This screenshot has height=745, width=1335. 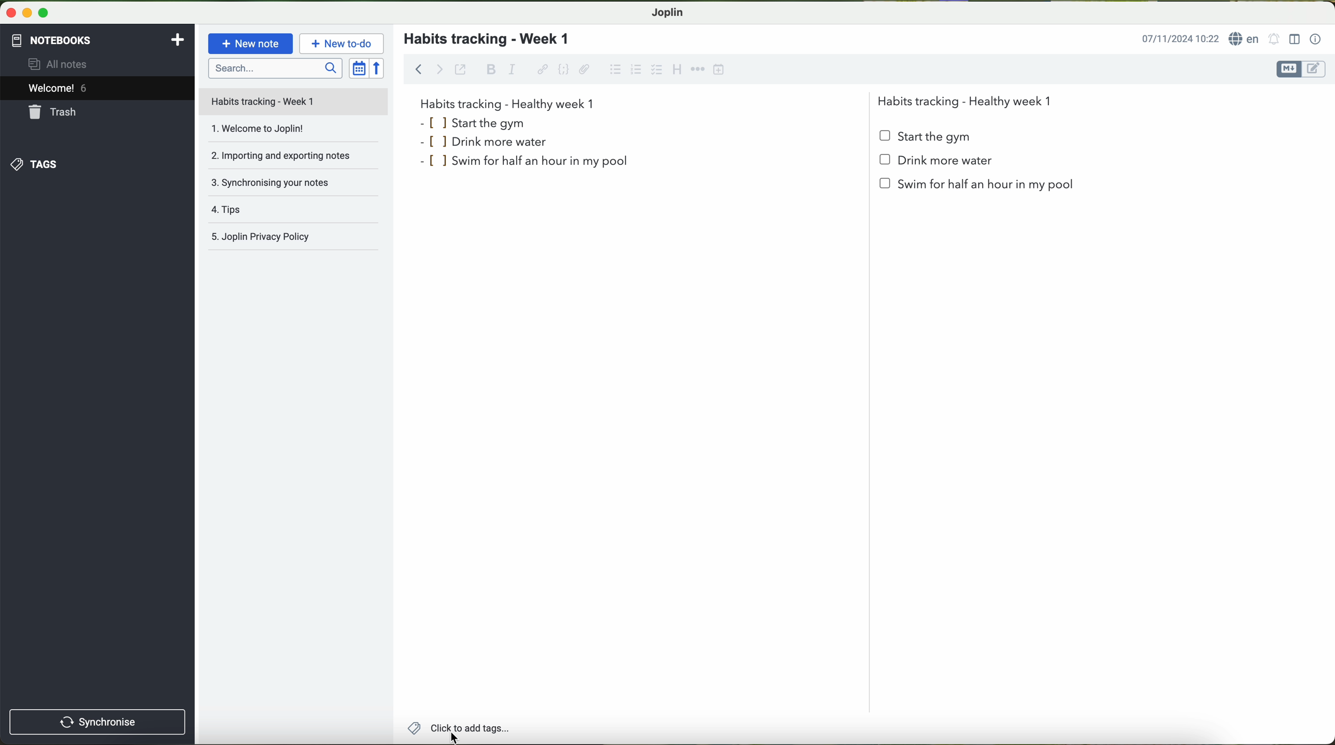 What do you see at coordinates (1274, 38) in the screenshot?
I see `set alarm` at bounding box center [1274, 38].